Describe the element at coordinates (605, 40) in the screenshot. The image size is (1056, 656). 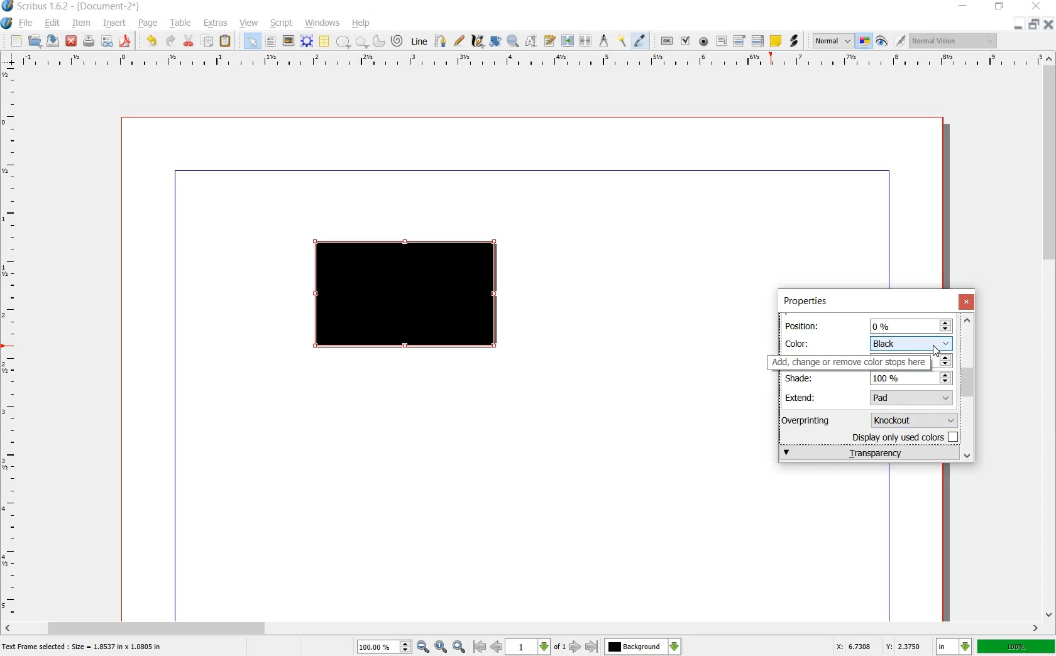
I see `measurement` at that location.